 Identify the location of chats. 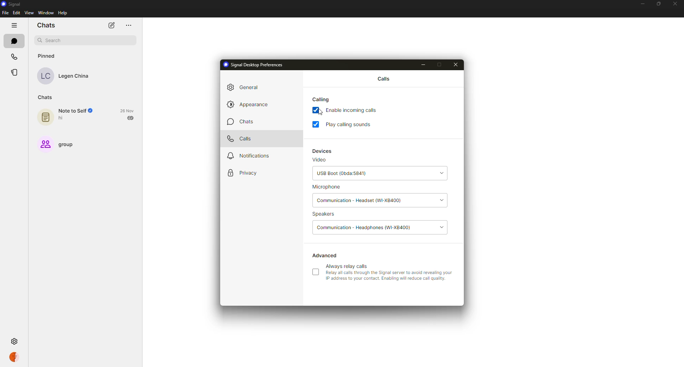
(244, 122).